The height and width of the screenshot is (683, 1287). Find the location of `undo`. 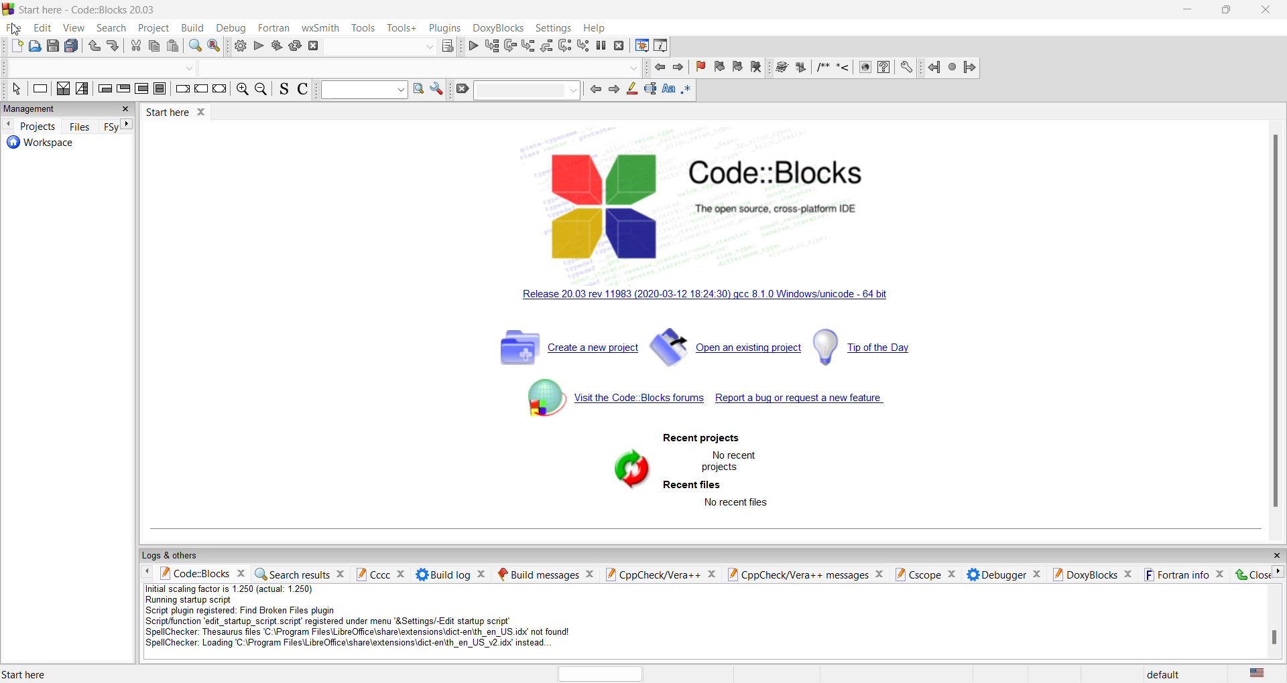

undo is located at coordinates (93, 48).